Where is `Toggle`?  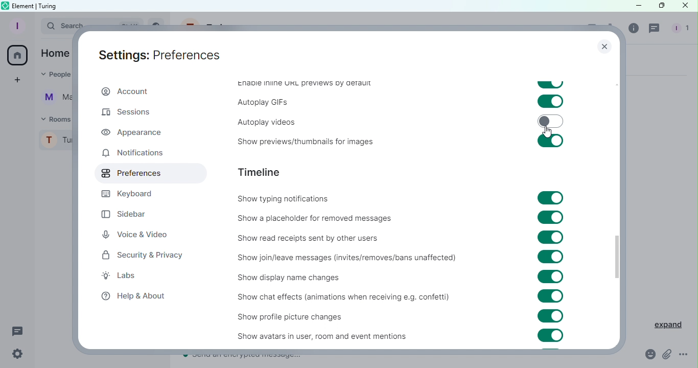 Toggle is located at coordinates (550, 277).